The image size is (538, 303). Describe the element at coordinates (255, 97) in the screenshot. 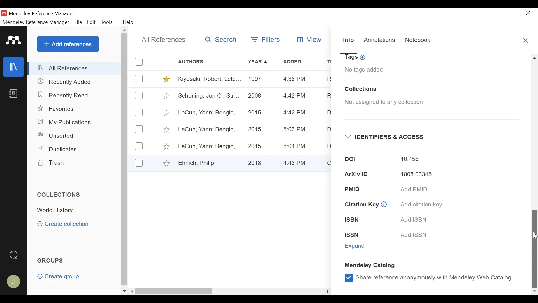

I see `2008` at that location.